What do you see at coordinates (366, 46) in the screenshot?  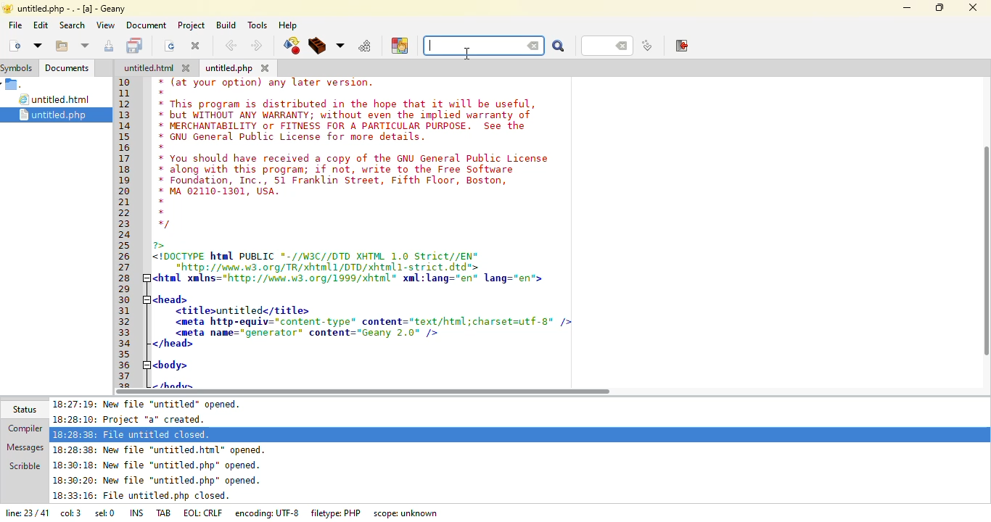 I see `run or view` at bounding box center [366, 46].